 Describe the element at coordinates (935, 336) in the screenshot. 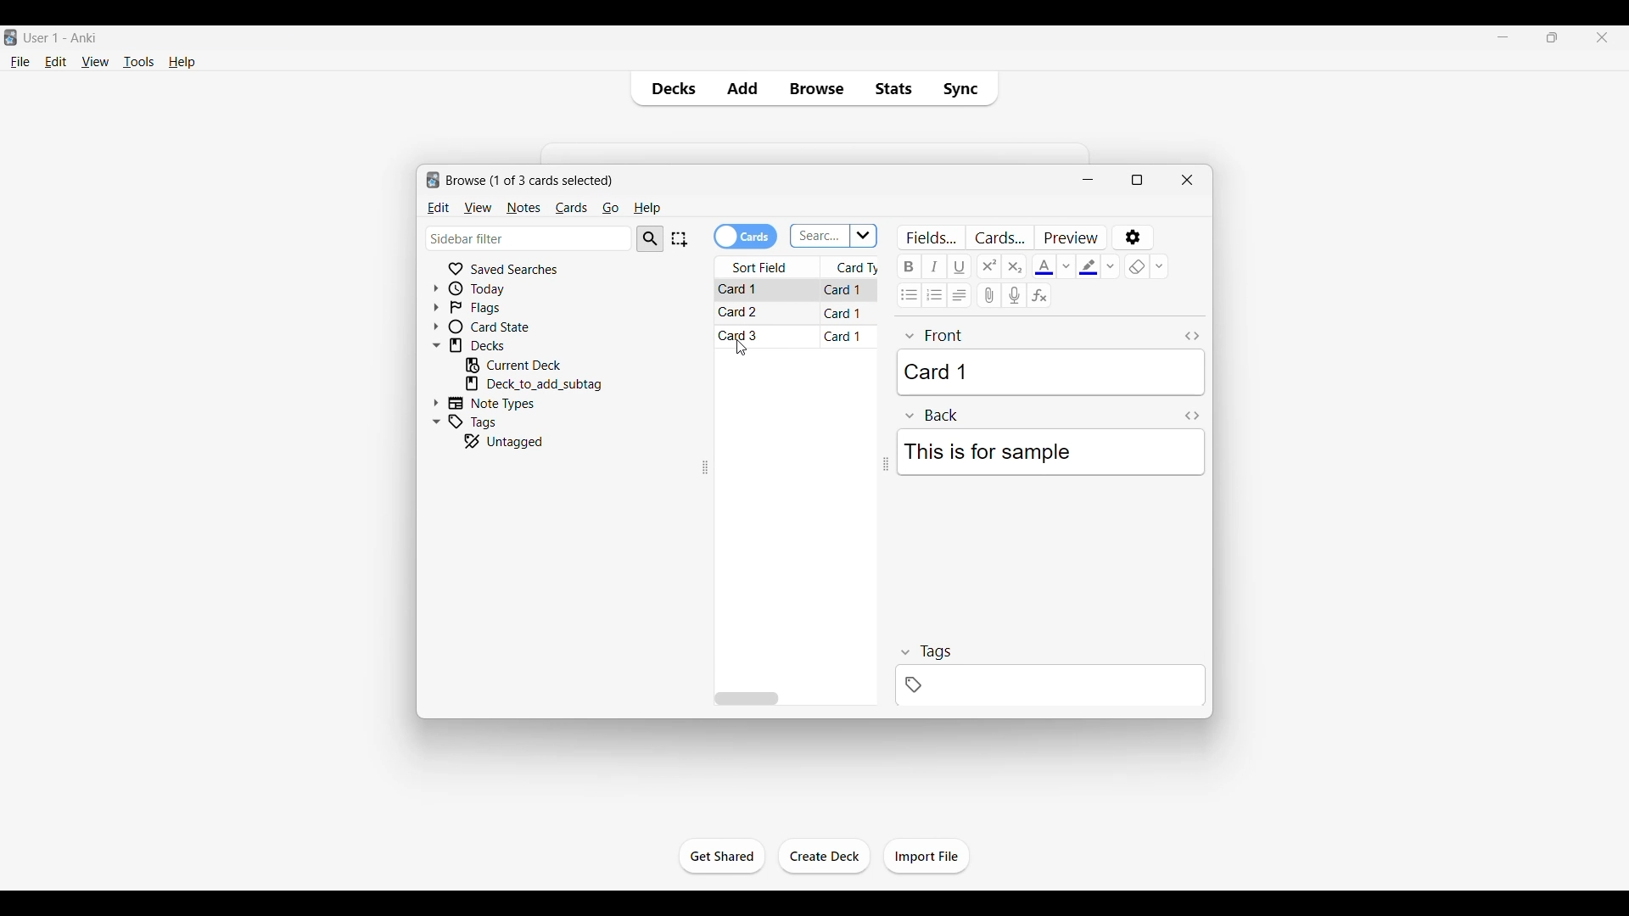

I see `front` at that location.